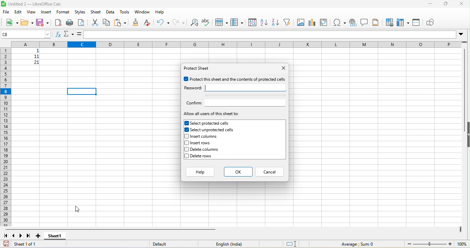  Describe the element at coordinates (291, 244) in the screenshot. I see `standard selection` at that location.